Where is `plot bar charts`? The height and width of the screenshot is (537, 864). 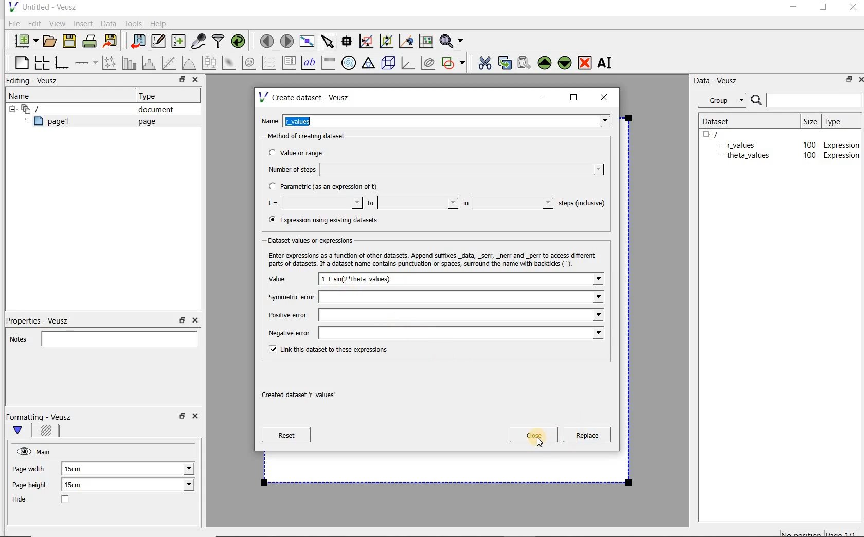 plot bar charts is located at coordinates (130, 63).